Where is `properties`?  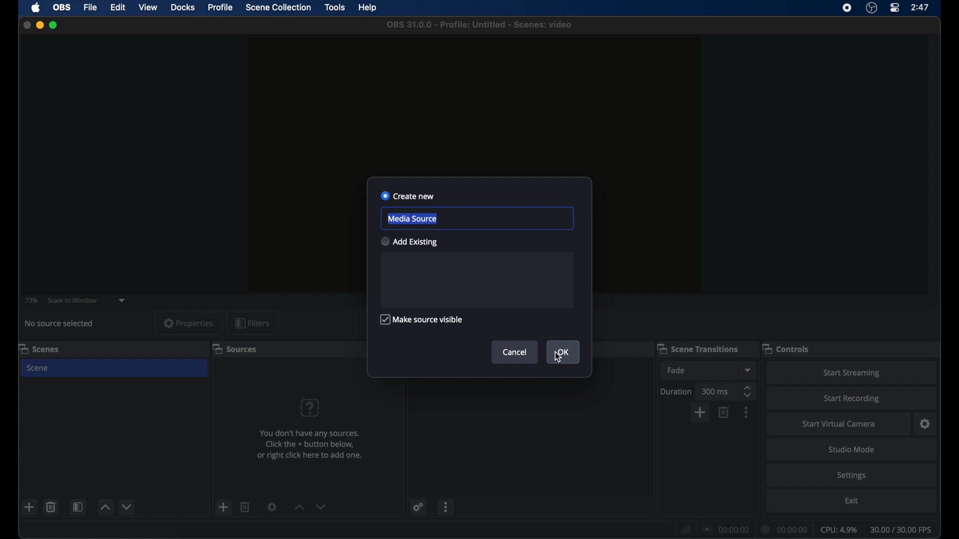
properties is located at coordinates (189, 323).